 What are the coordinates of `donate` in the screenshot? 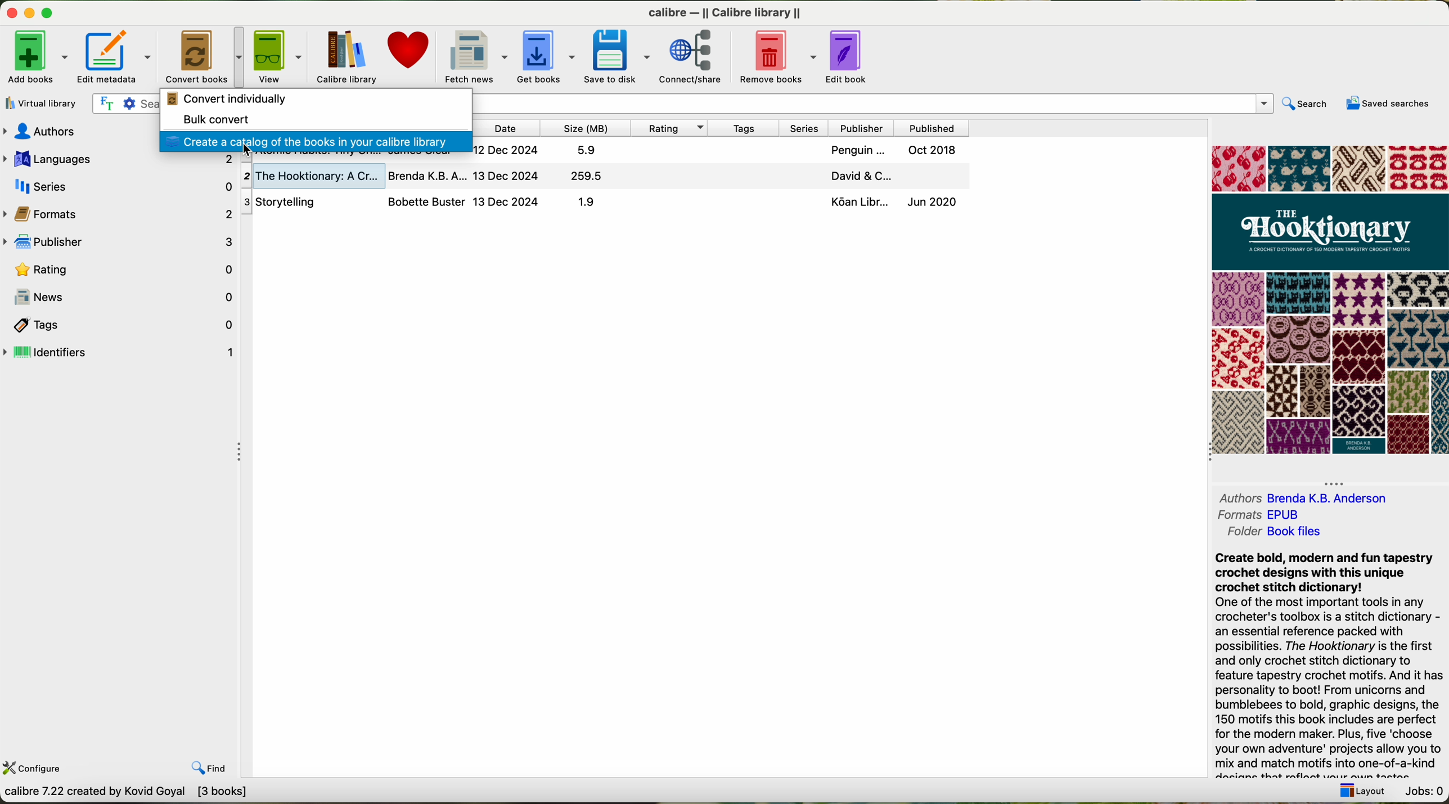 It's located at (410, 50).